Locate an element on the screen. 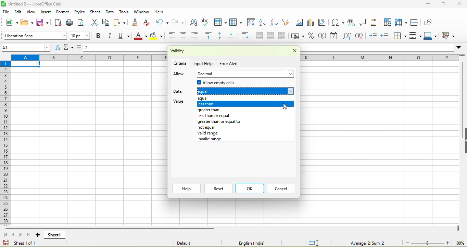 The height and width of the screenshot is (247, 467). insert is located at coordinates (46, 12).